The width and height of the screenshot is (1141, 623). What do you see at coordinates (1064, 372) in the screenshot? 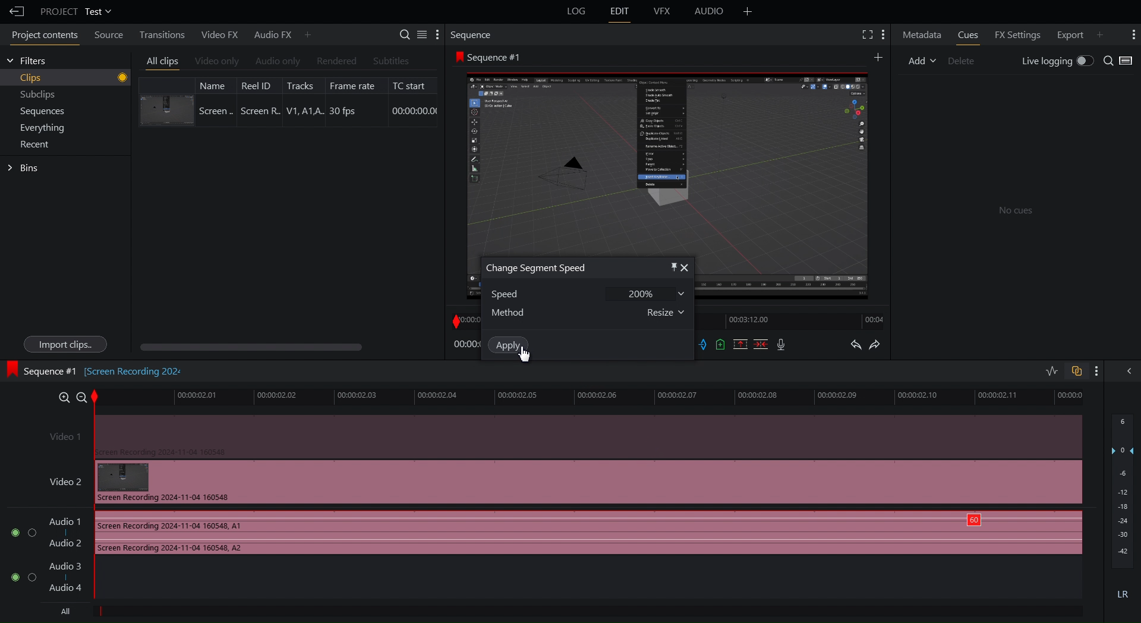
I see `Toggles` at bounding box center [1064, 372].